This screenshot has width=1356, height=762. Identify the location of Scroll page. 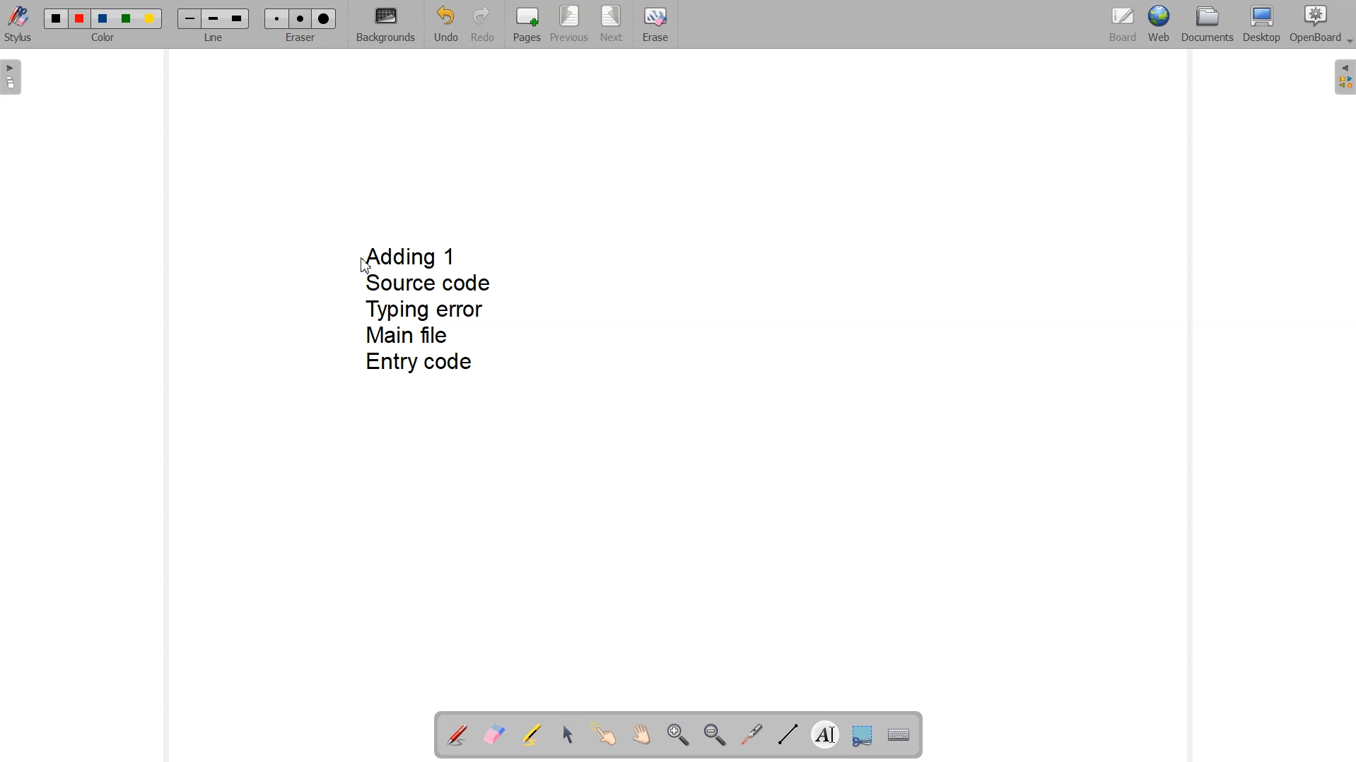
(641, 736).